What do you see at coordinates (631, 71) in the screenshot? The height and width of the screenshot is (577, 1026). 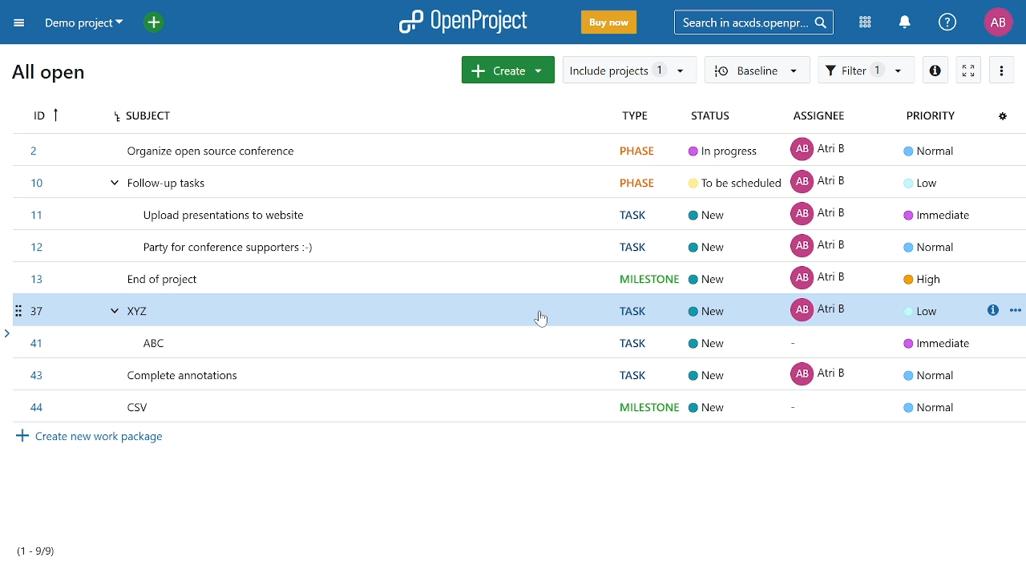 I see `Include projects` at bounding box center [631, 71].